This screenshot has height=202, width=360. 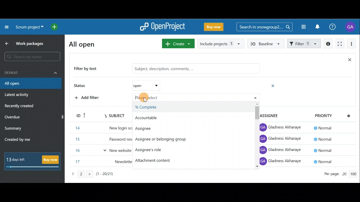 What do you see at coordinates (194, 107) in the screenshot?
I see `%Complete` at bounding box center [194, 107].